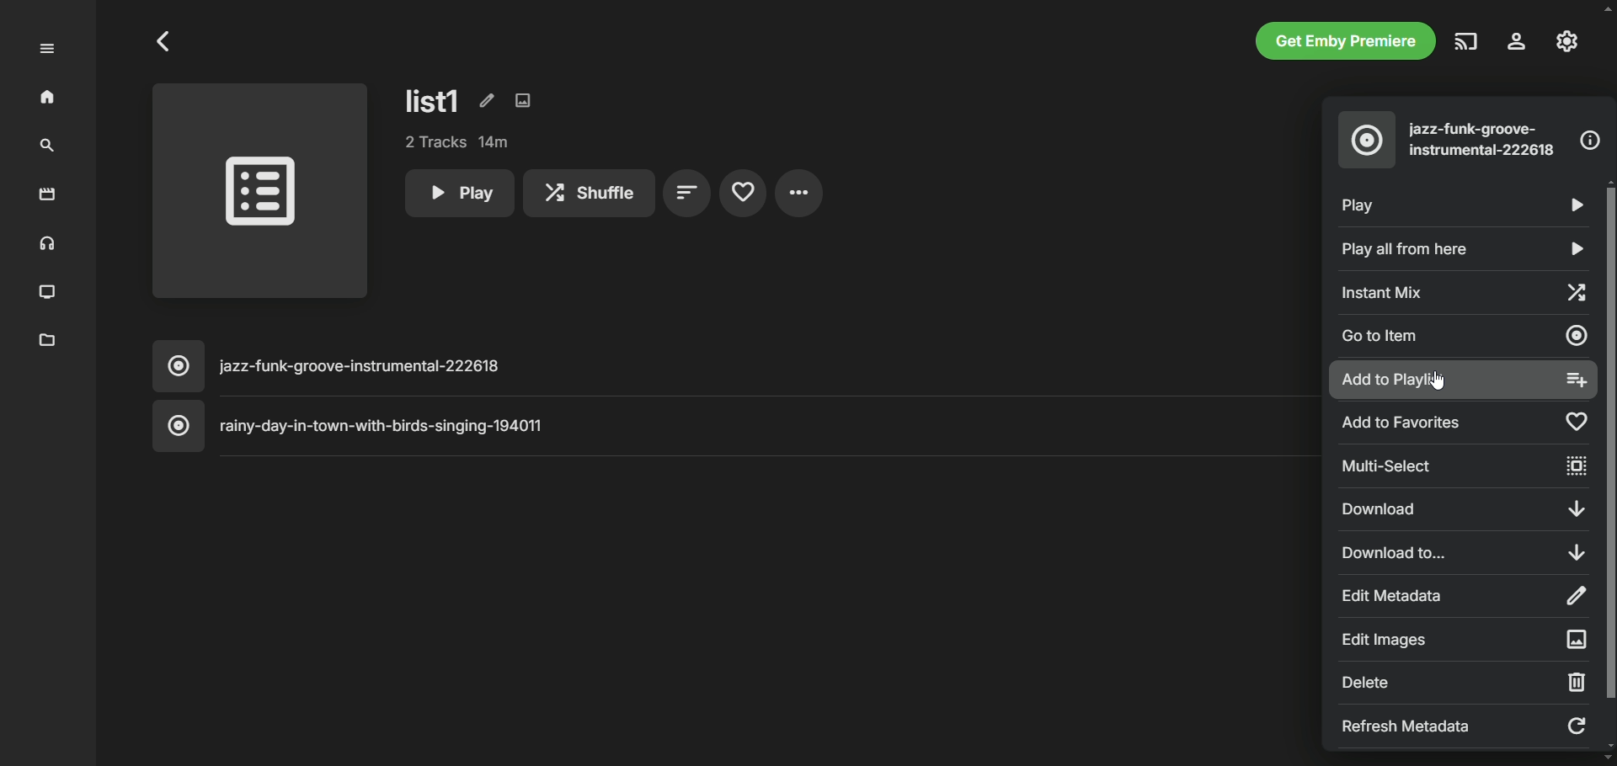  What do you see at coordinates (1485, 140) in the screenshot?
I see `song title` at bounding box center [1485, 140].